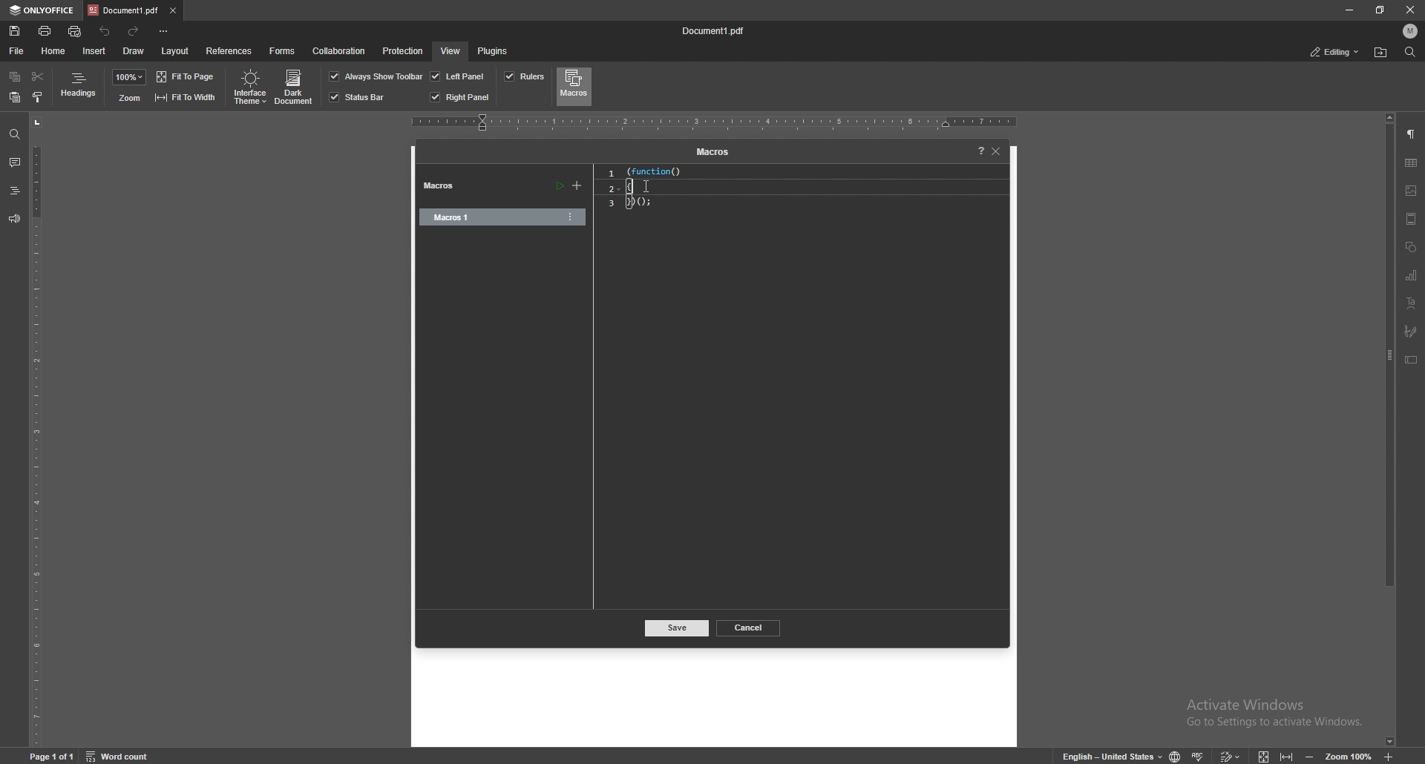  What do you see at coordinates (450, 50) in the screenshot?
I see `view` at bounding box center [450, 50].